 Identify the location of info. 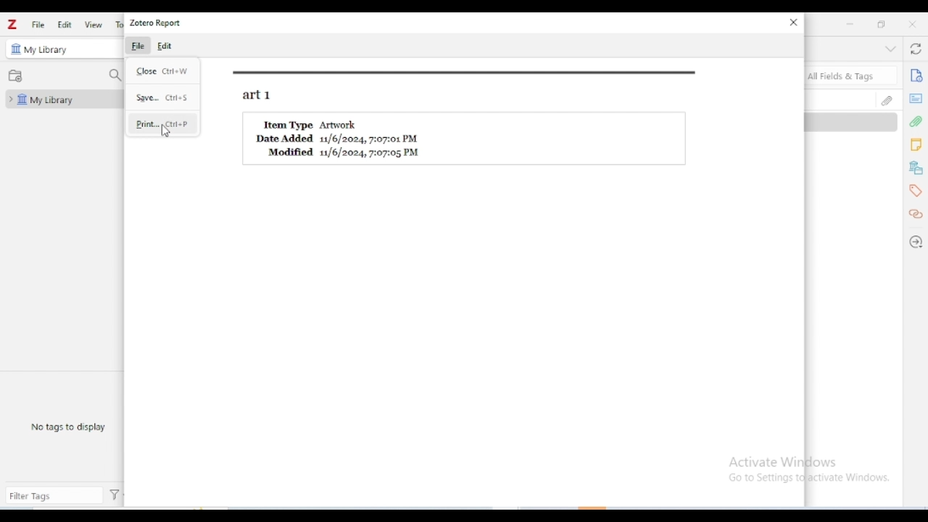
(916, 75).